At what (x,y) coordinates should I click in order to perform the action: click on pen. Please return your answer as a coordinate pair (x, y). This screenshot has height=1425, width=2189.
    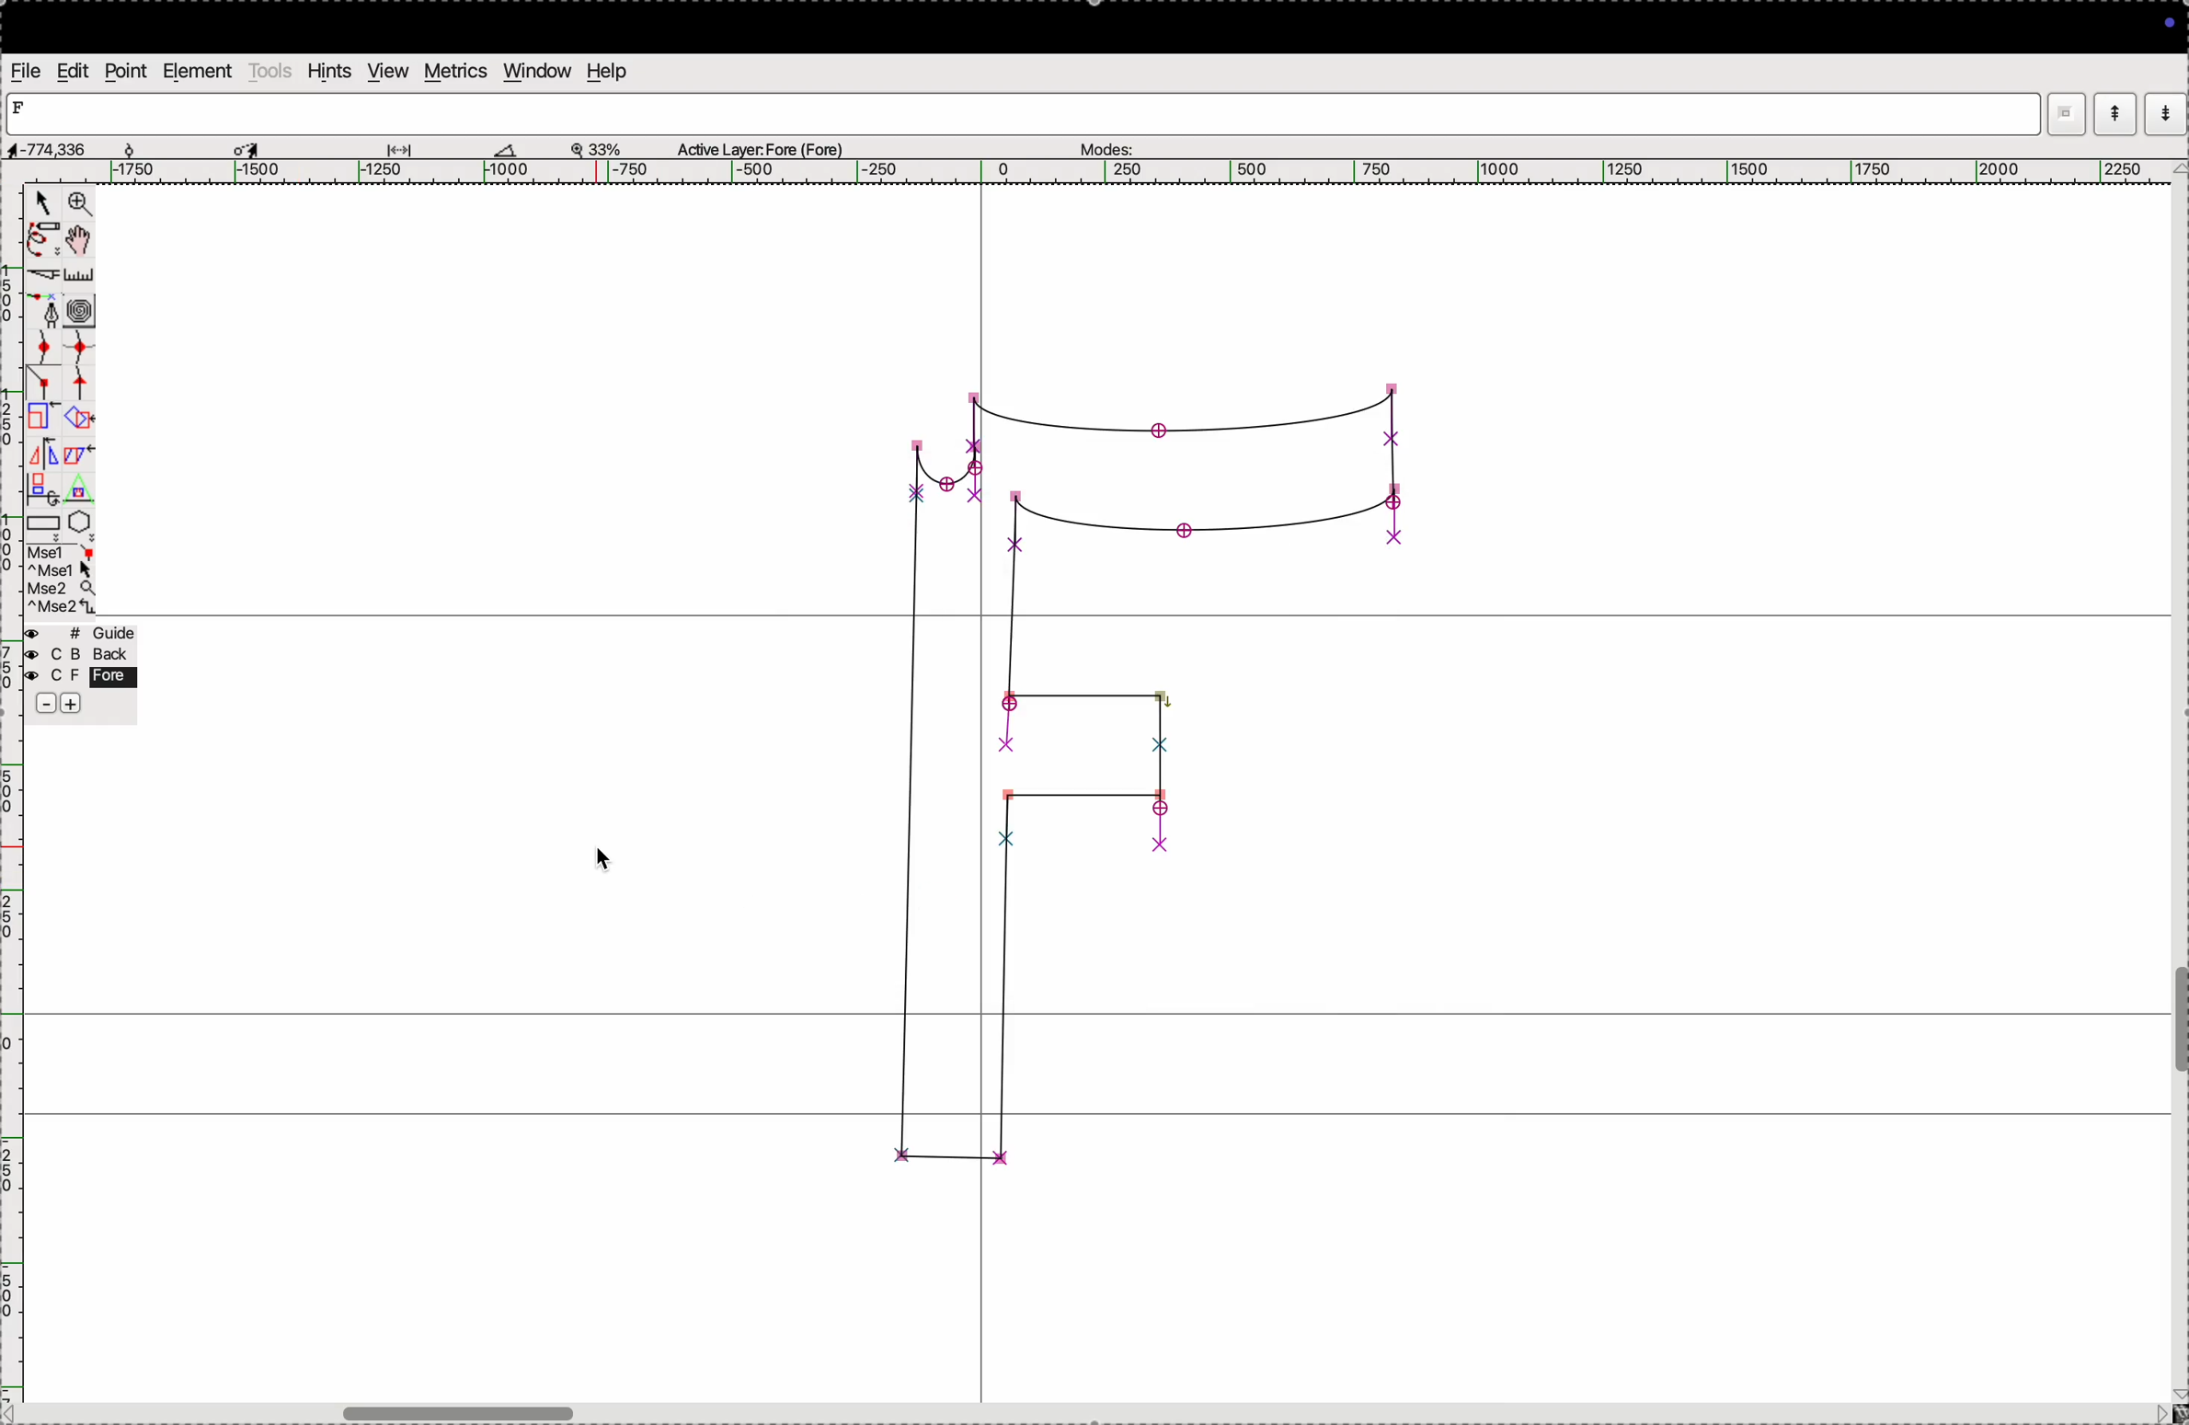
    Looking at the image, I should click on (40, 242).